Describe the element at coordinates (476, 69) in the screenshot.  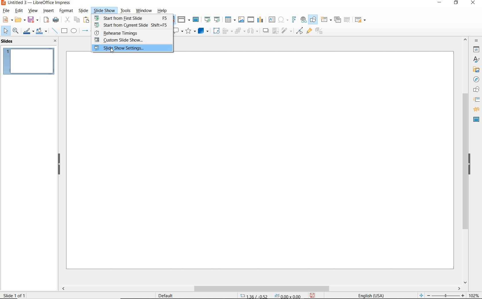
I see `GALLERY` at that location.